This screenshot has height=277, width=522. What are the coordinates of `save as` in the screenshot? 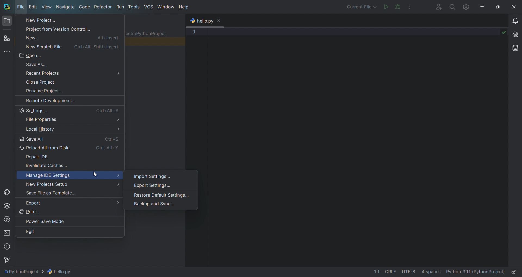 It's located at (70, 64).